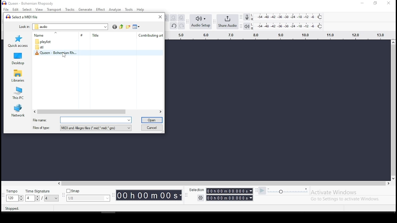 The height and width of the screenshot is (223, 397). Describe the element at coordinates (150, 35) in the screenshot. I see `Contributing art` at that location.